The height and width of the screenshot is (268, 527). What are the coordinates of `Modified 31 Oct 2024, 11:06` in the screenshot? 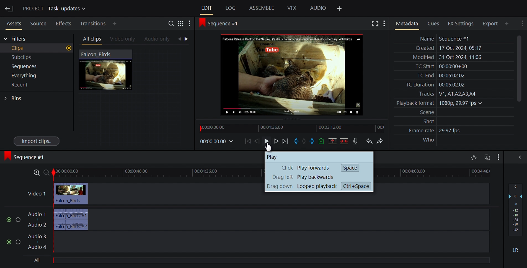 It's located at (444, 57).